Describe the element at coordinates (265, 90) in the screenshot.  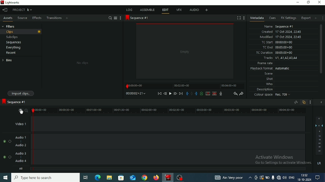
I see `Description` at that location.